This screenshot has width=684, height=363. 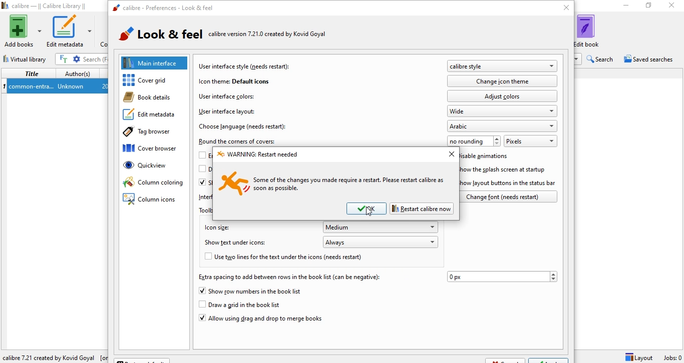 What do you see at coordinates (601, 59) in the screenshot?
I see `Search` at bounding box center [601, 59].